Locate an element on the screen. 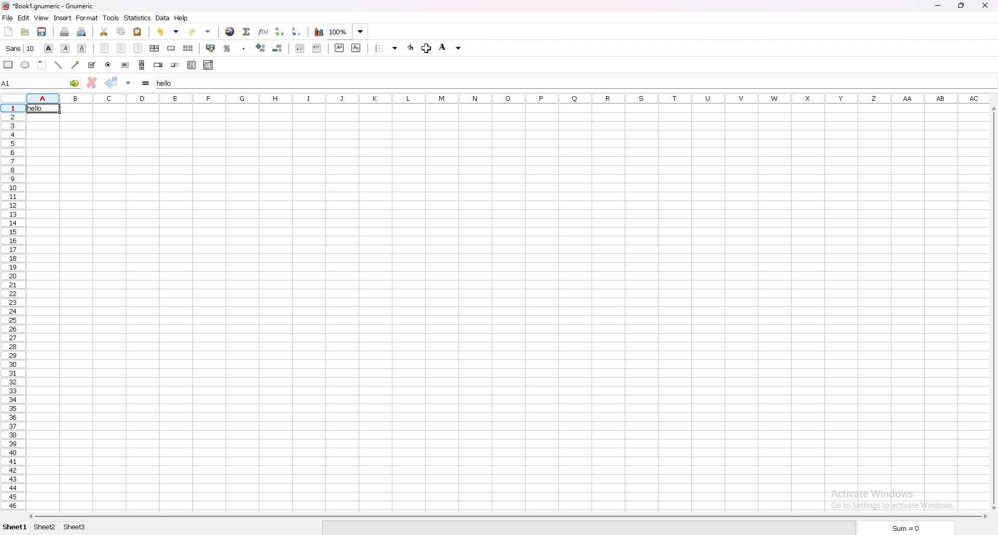 The image size is (998, 535). scroll bar is located at coordinates (142, 64).